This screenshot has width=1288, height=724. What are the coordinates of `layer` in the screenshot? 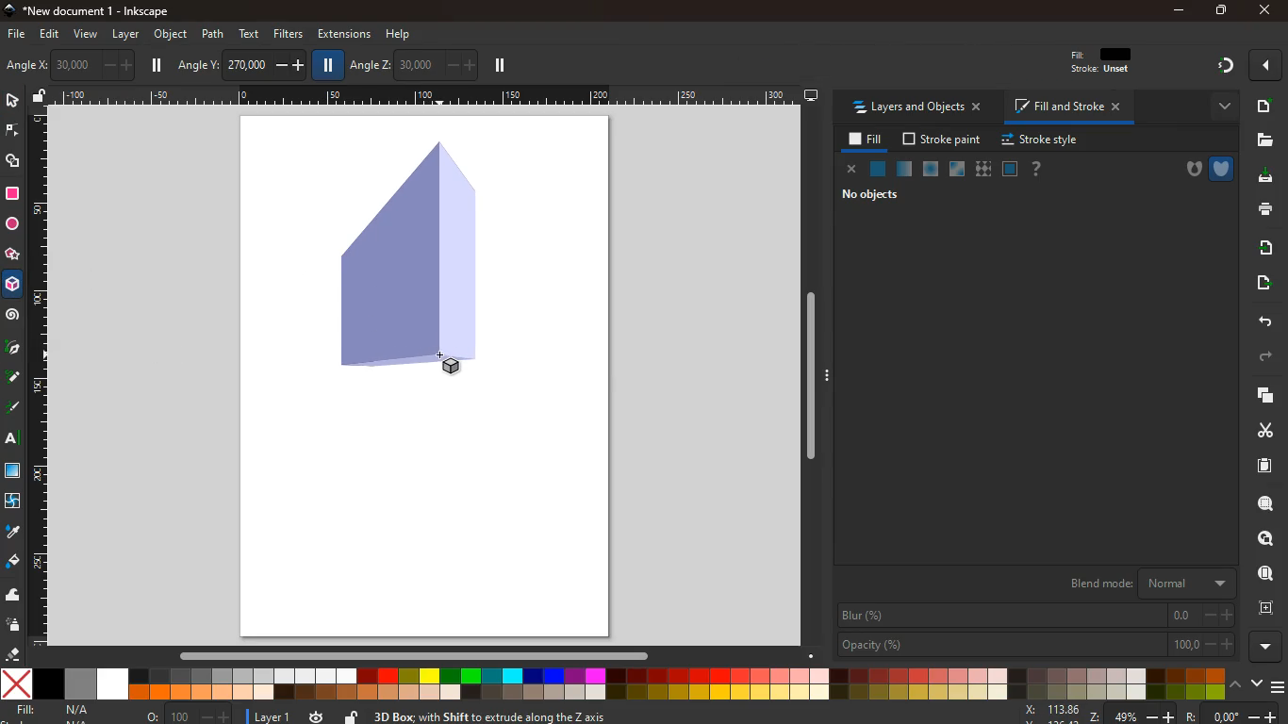 It's located at (125, 34).